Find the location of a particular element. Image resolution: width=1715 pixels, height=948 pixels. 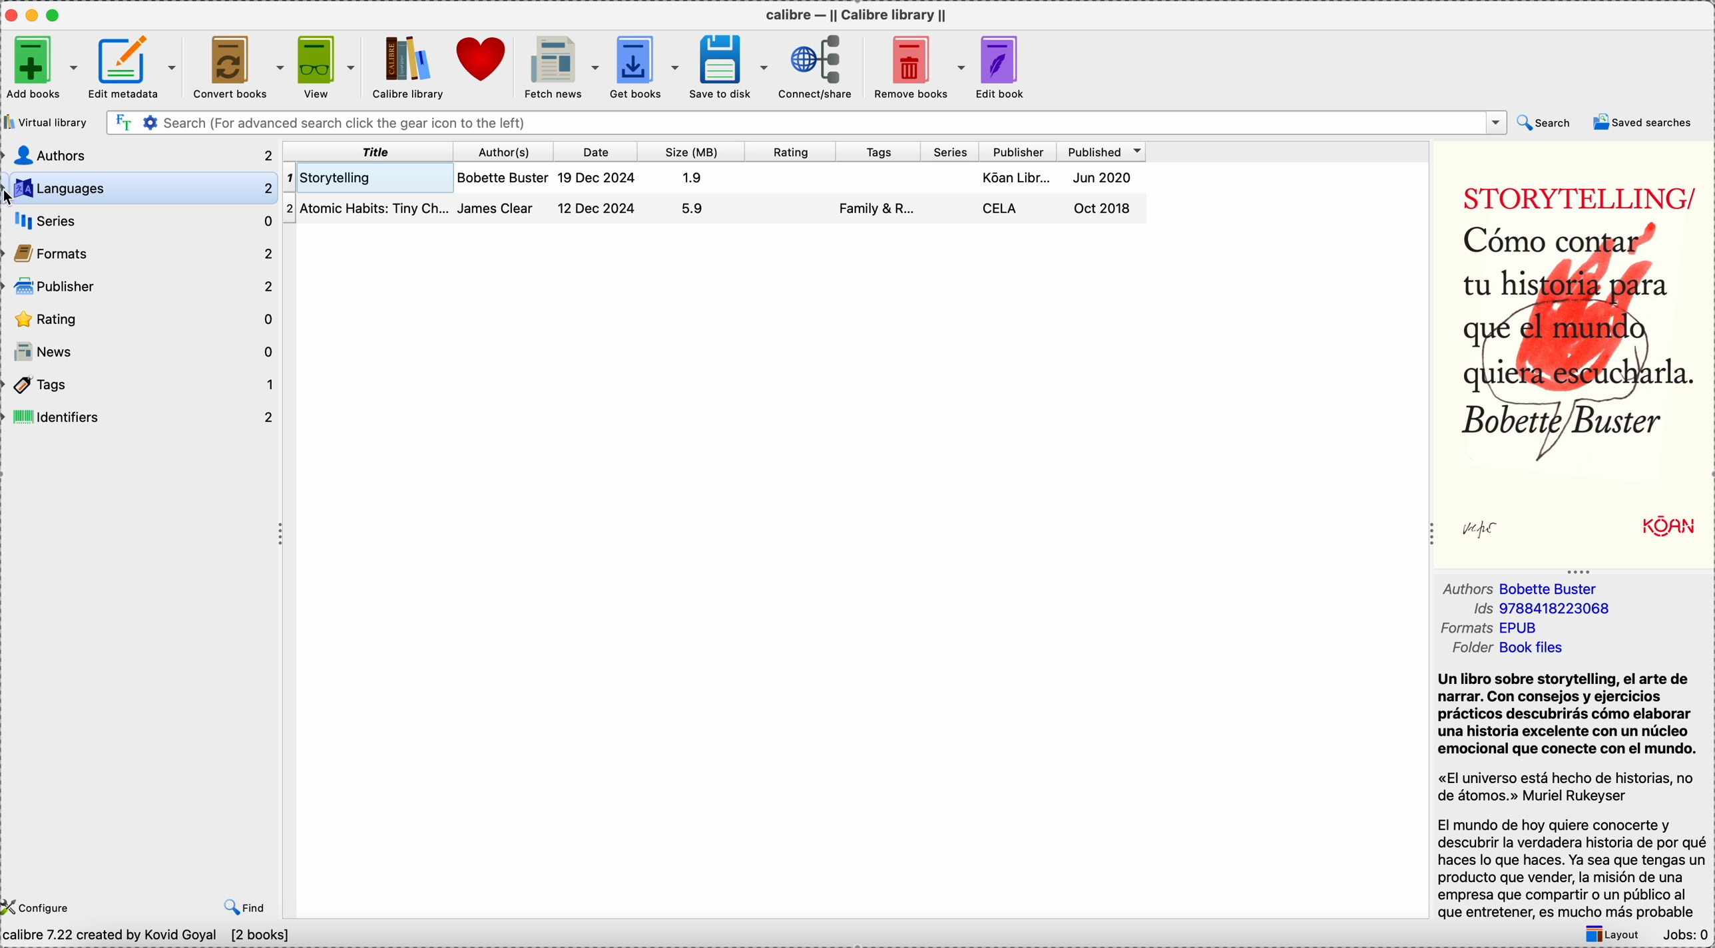

close Calibre is located at coordinates (12, 13).